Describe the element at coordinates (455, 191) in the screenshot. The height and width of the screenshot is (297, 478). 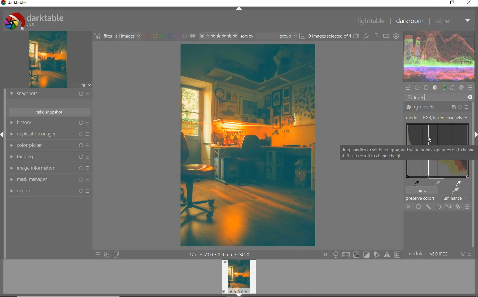
I see `apply auto levels based on region` at that location.